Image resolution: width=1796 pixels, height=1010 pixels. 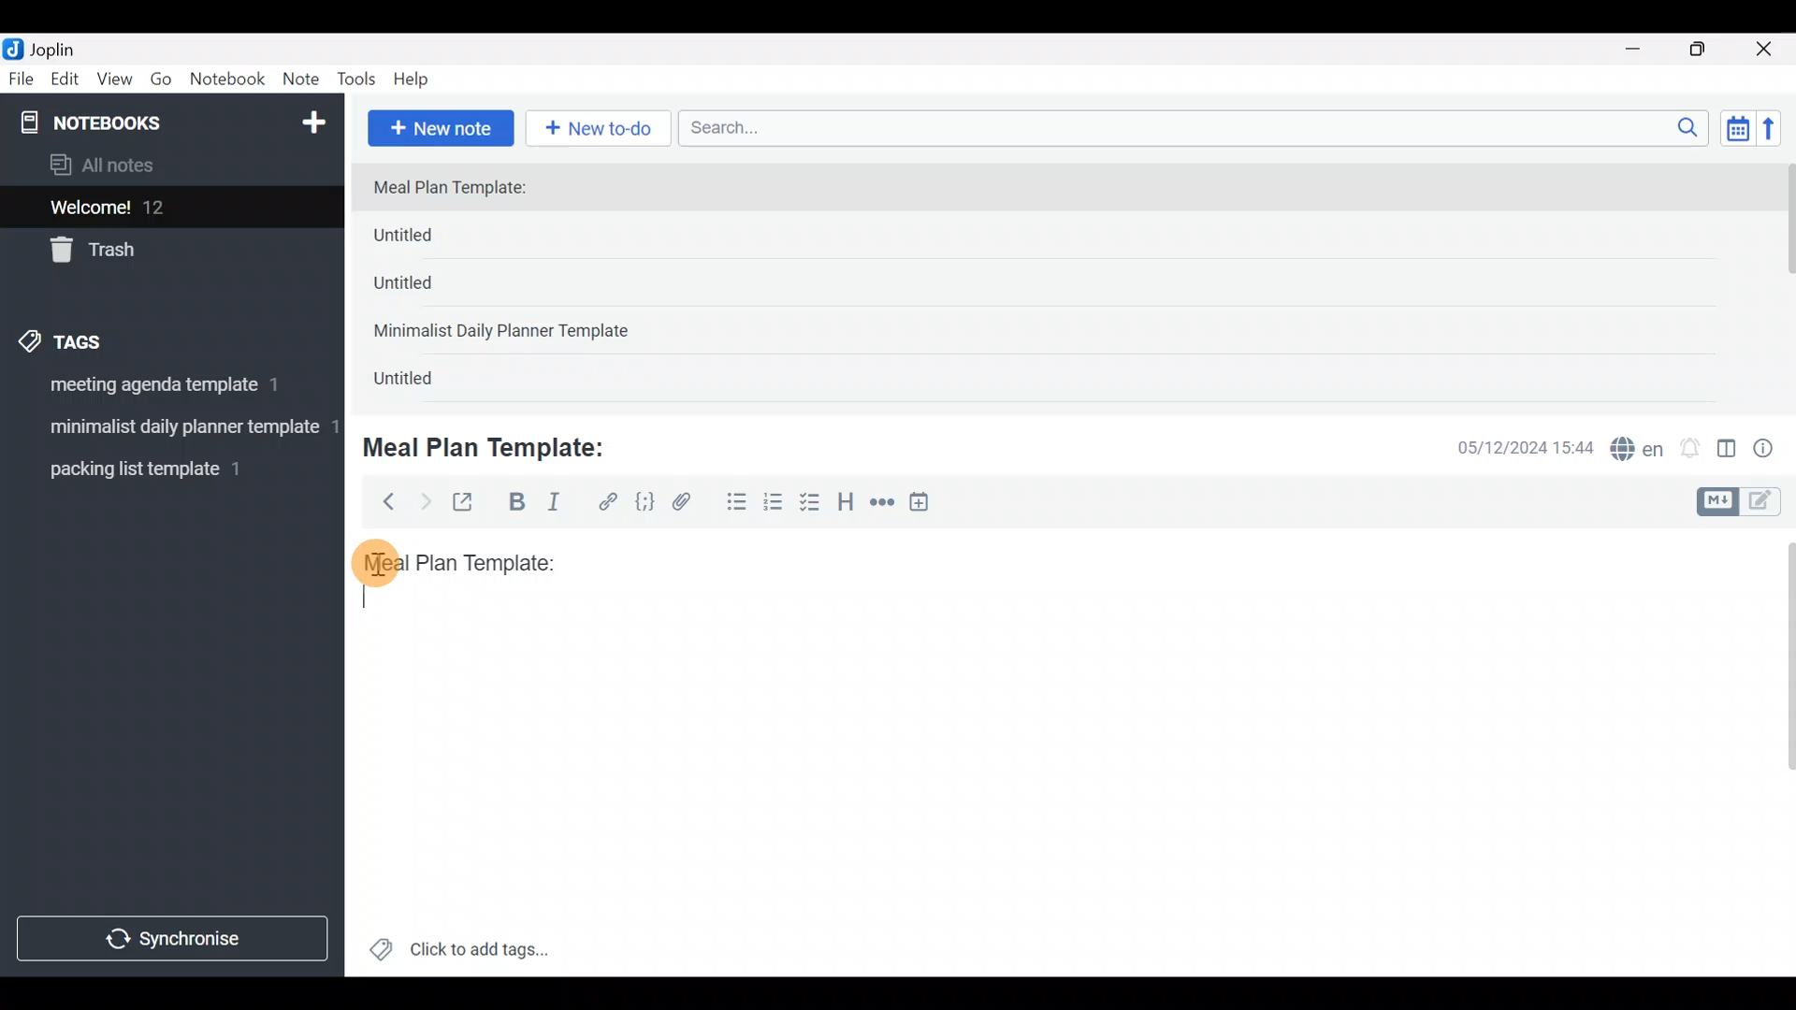 I want to click on Tools, so click(x=357, y=80).